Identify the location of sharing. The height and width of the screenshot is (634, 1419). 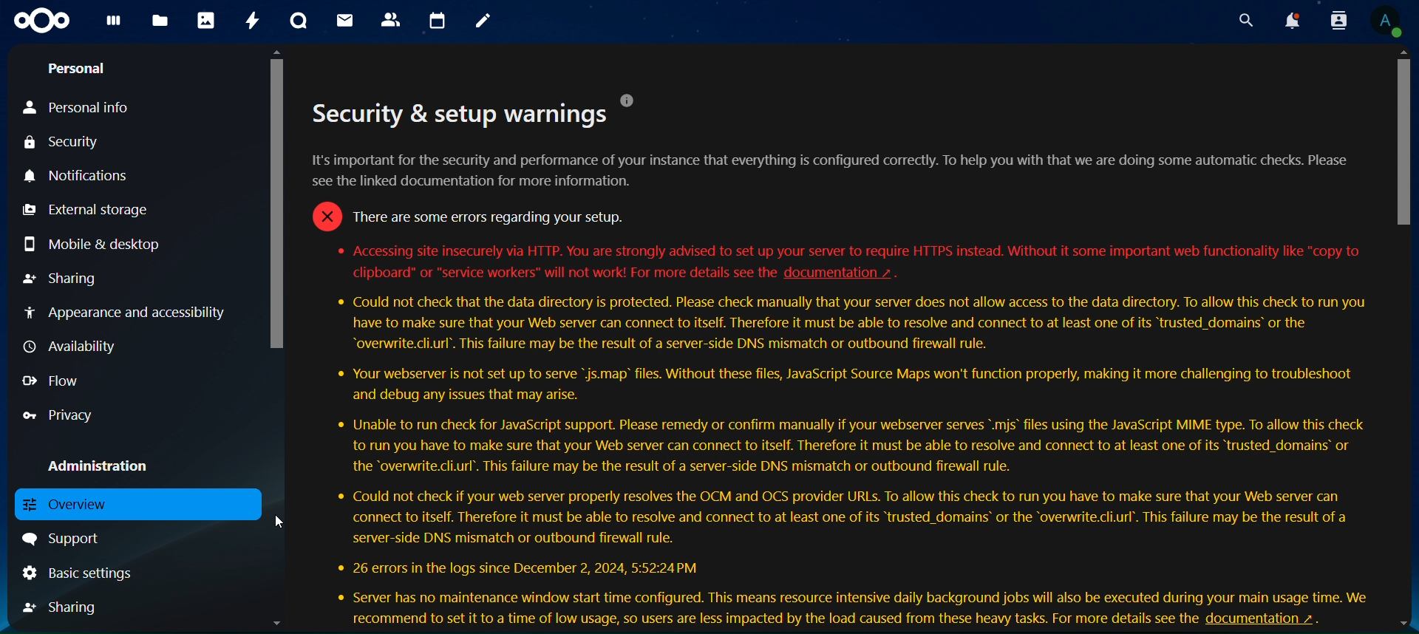
(62, 279).